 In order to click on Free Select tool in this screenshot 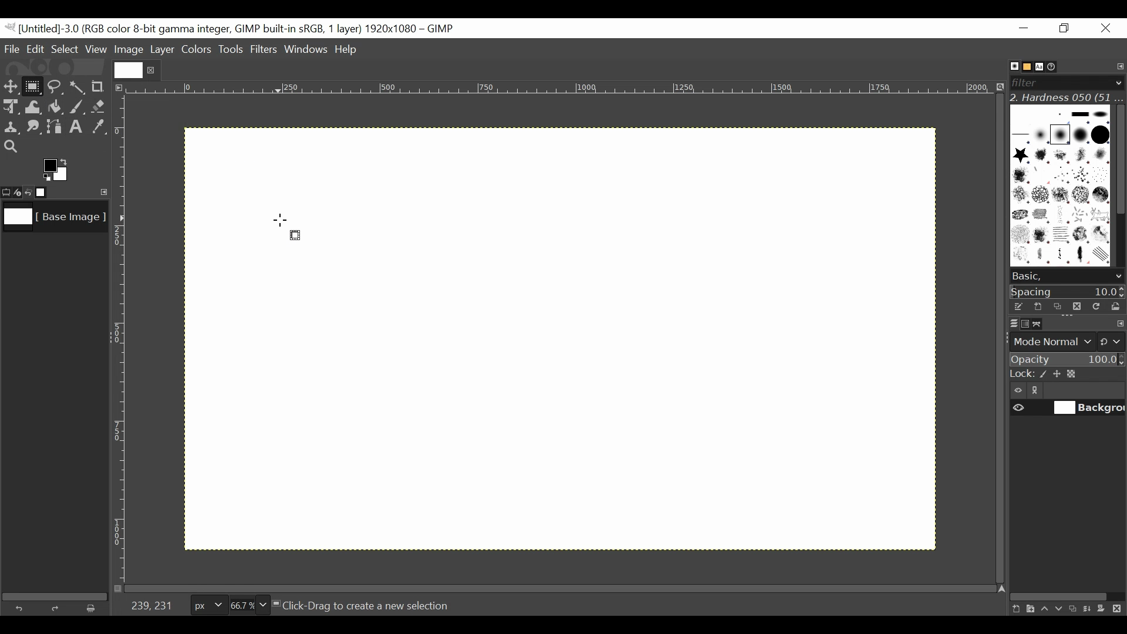, I will do `click(54, 85)`.